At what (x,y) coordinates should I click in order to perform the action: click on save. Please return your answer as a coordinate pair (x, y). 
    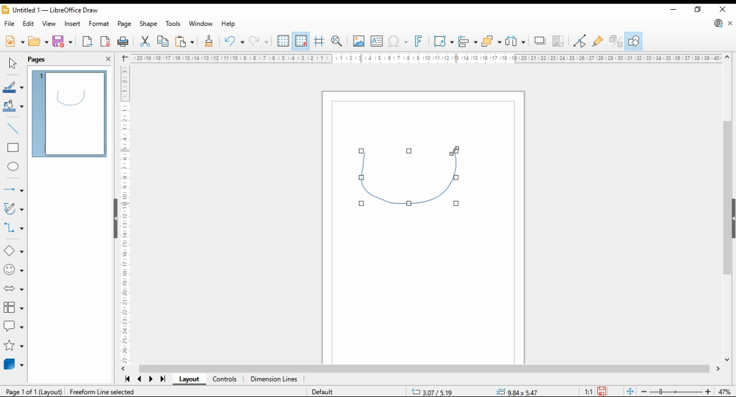
    Looking at the image, I should click on (63, 41).